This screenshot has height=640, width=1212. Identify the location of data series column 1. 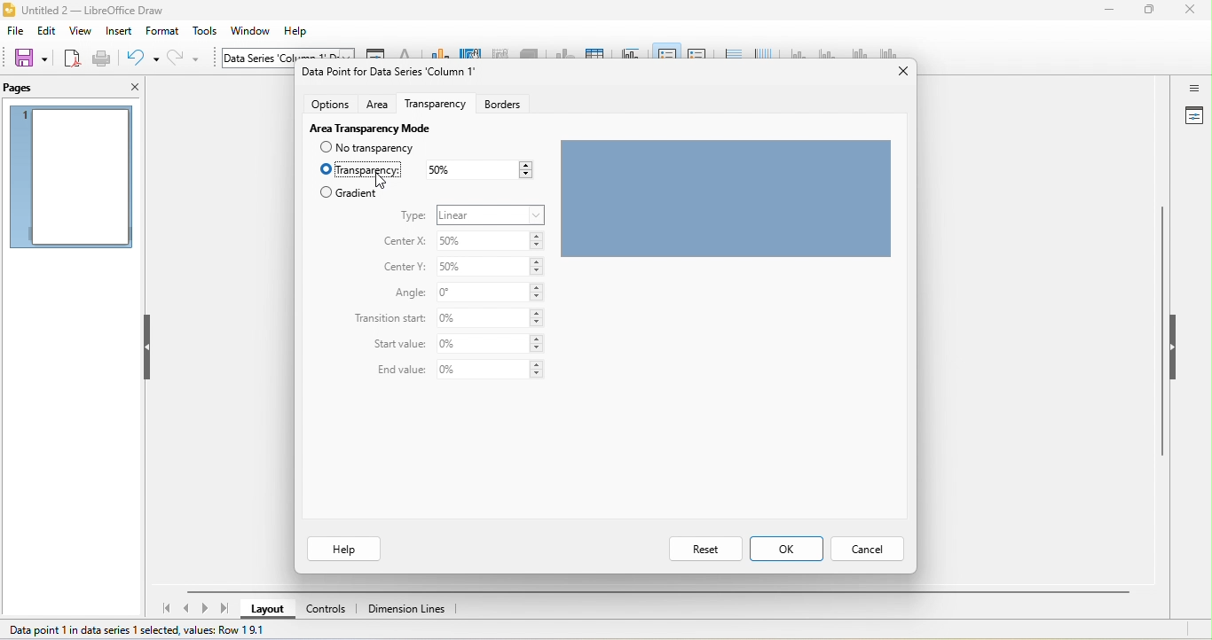
(287, 54).